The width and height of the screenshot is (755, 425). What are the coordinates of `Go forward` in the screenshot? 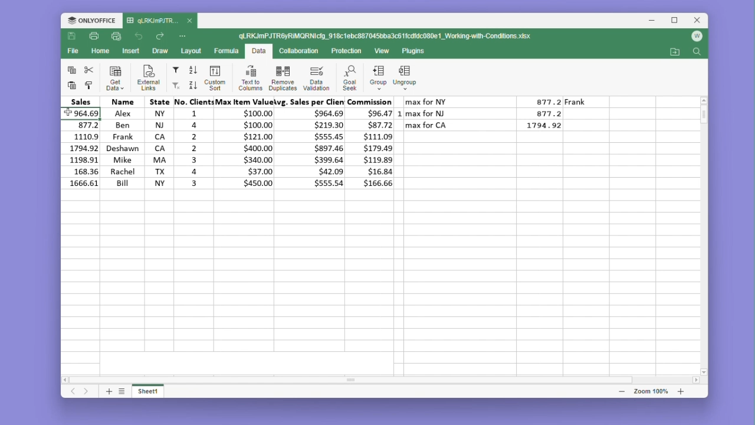 It's located at (160, 37).